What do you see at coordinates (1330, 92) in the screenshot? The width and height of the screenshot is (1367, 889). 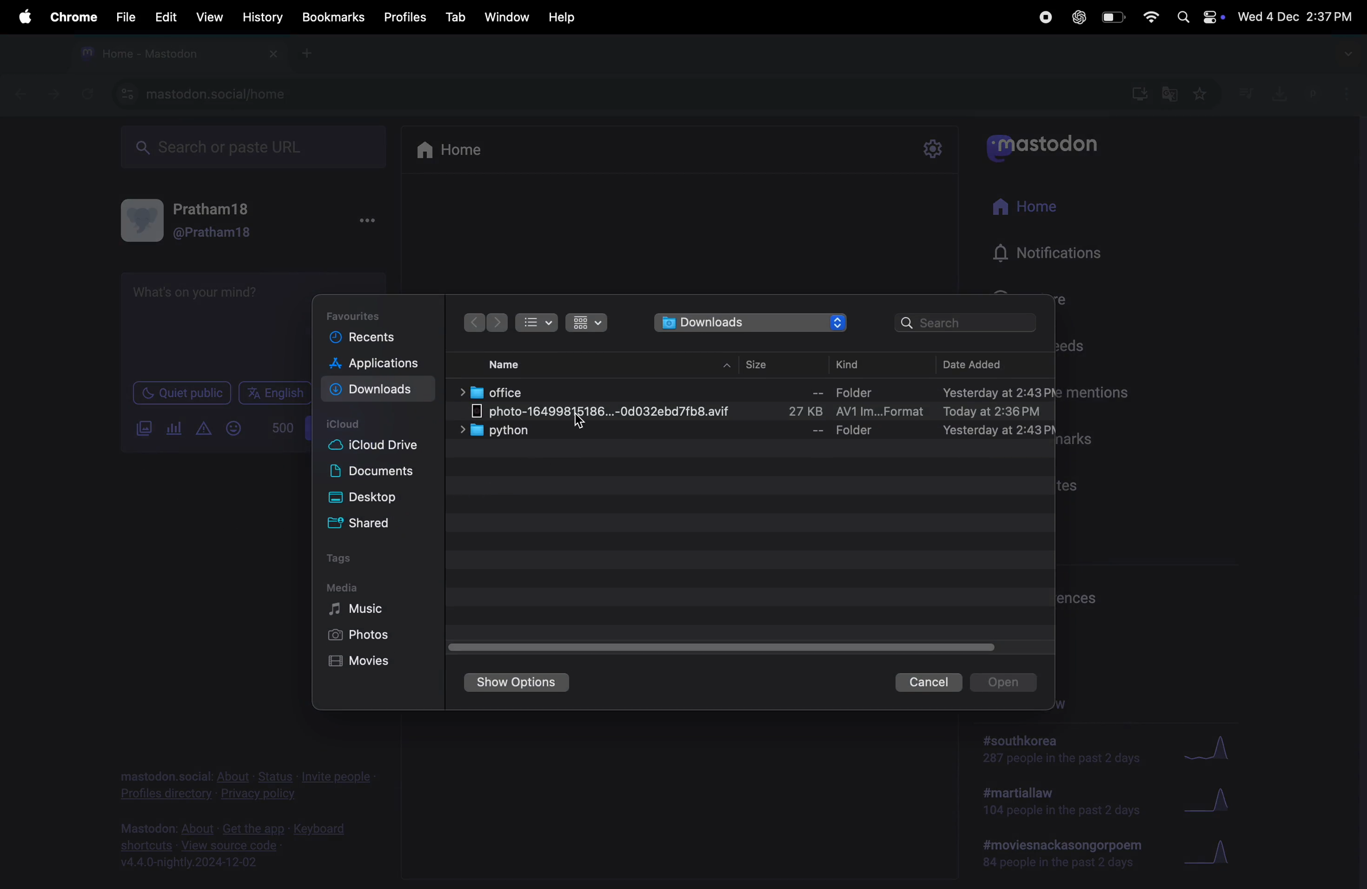 I see `chrome profiles` at bounding box center [1330, 92].